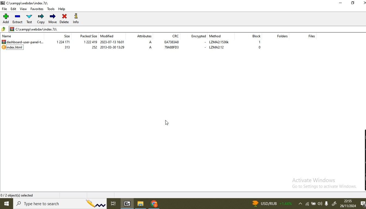 This screenshot has width=366, height=209. Describe the element at coordinates (170, 42) in the screenshot. I see `ea7383a8` at that location.